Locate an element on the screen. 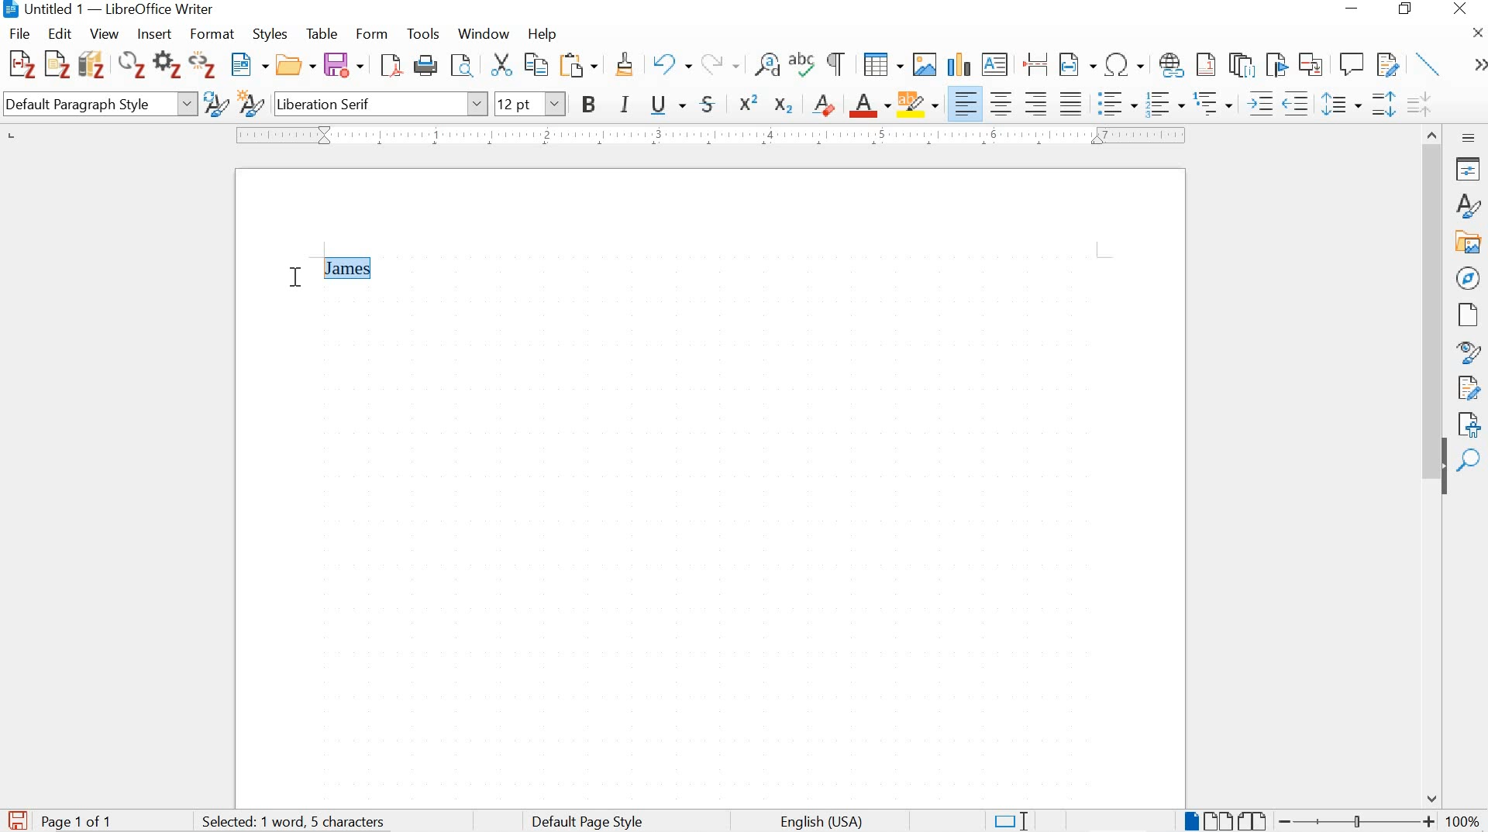 The width and height of the screenshot is (1488, 832). insert bookmark is located at coordinates (1275, 64).